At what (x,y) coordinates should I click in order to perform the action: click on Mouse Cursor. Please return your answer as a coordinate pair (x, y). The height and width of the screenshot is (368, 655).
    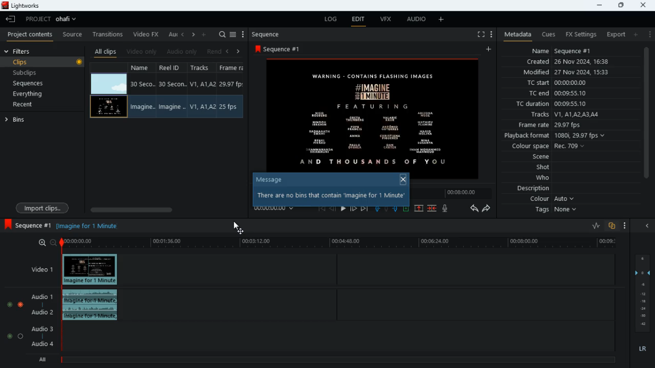
    Looking at the image, I should click on (236, 226).